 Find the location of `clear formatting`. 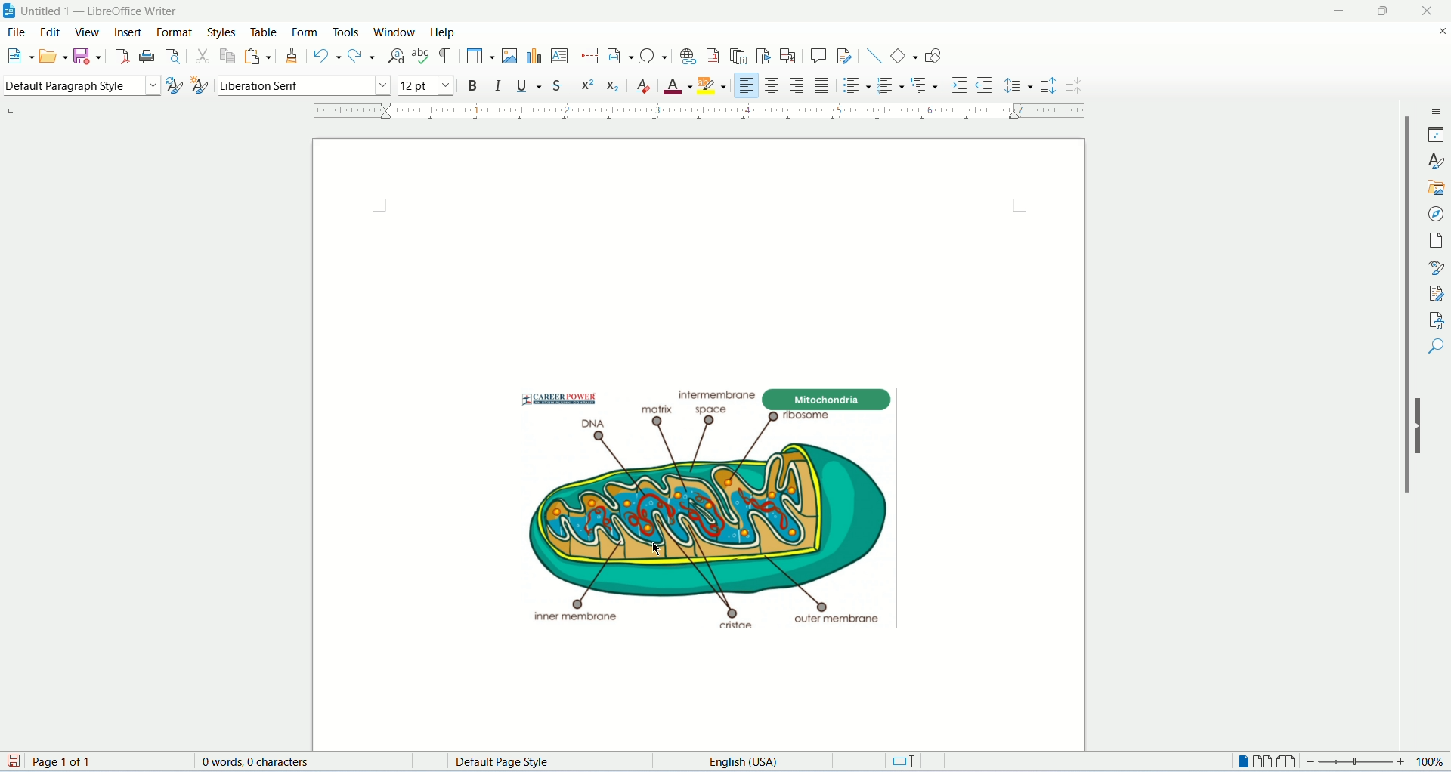

clear formatting is located at coordinates (645, 87).